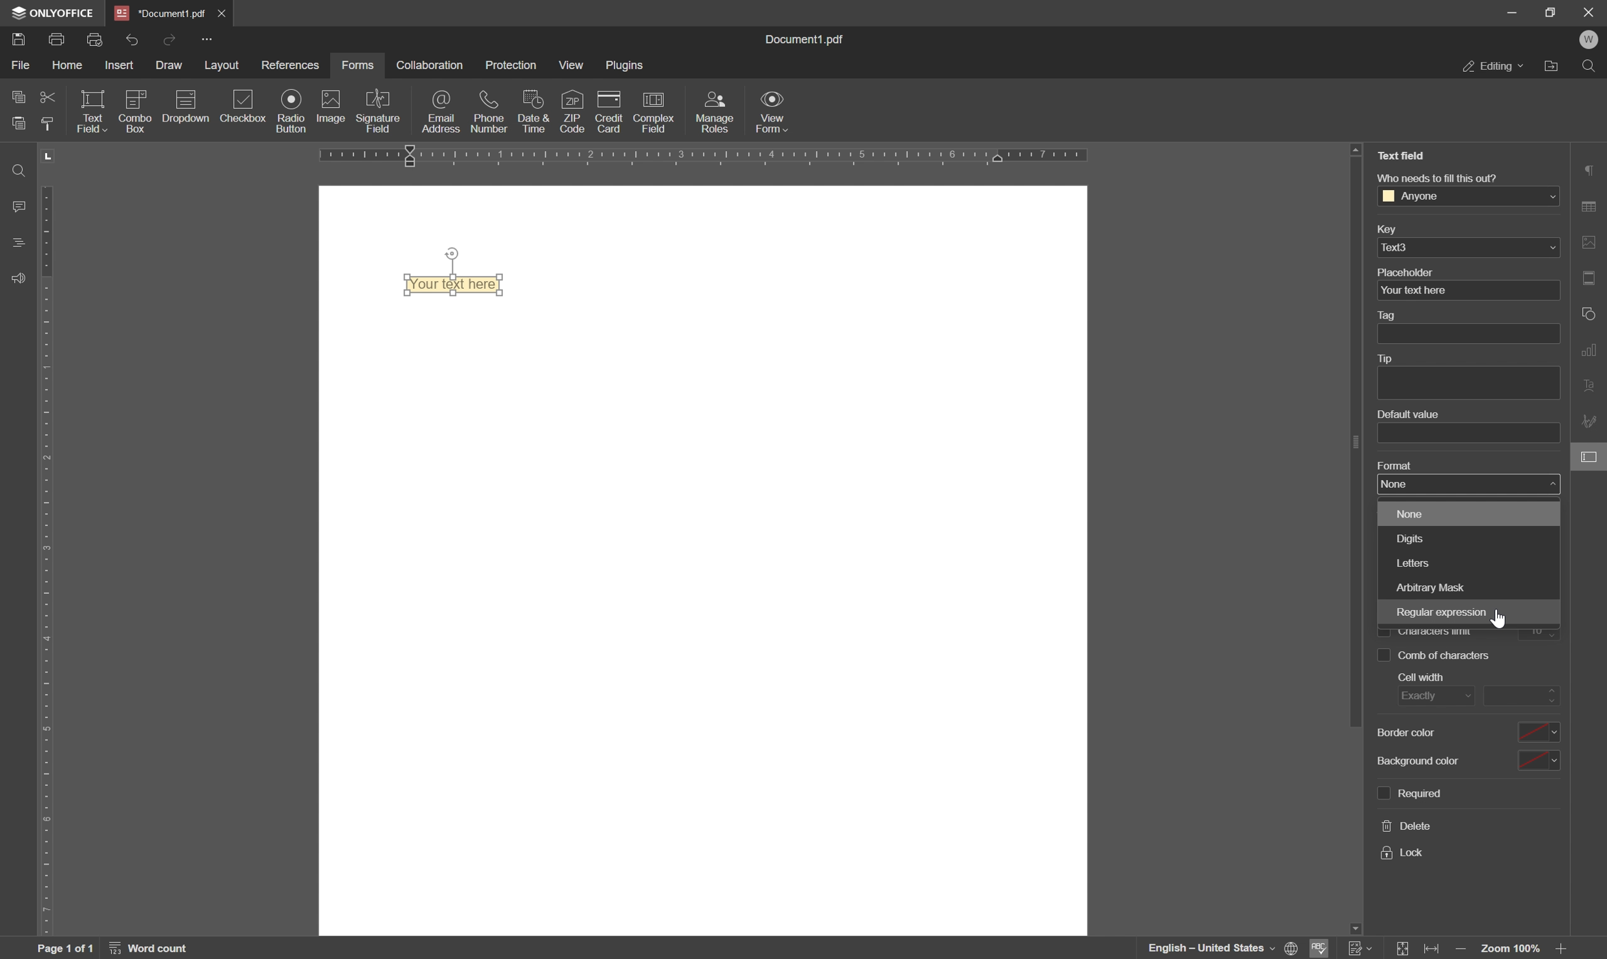  Describe the element at coordinates (132, 39) in the screenshot. I see `undo` at that location.